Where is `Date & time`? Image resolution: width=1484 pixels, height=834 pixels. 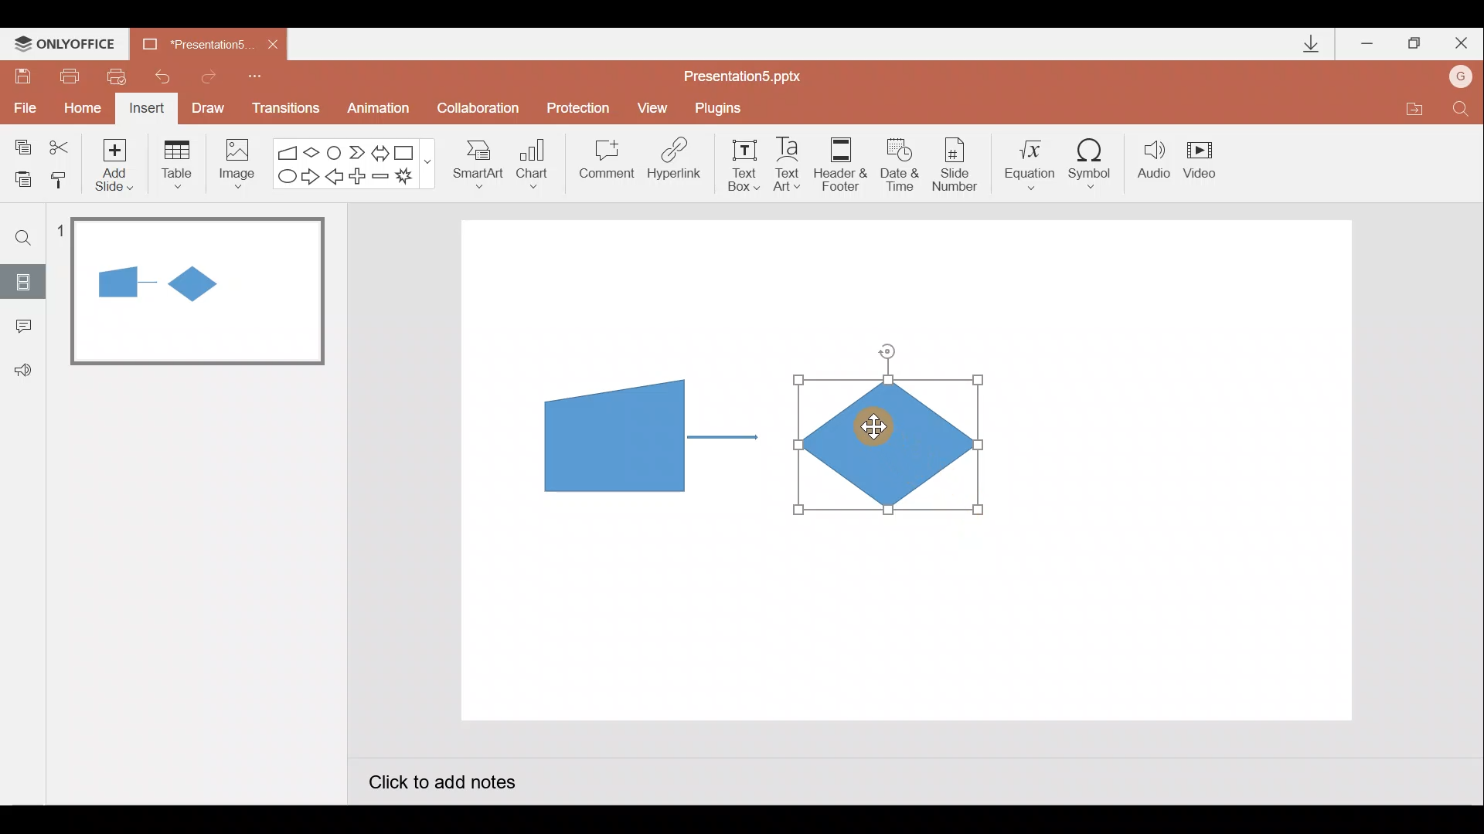 Date & time is located at coordinates (898, 161).